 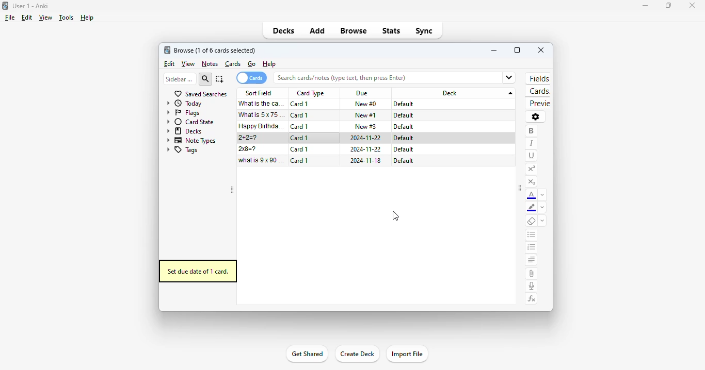 I want to click on remove formatting, so click(x=532, y=222).